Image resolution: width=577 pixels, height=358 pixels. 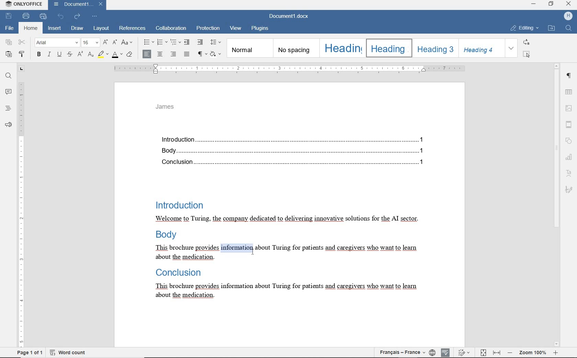 What do you see at coordinates (10, 29) in the screenshot?
I see `FILE` at bounding box center [10, 29].